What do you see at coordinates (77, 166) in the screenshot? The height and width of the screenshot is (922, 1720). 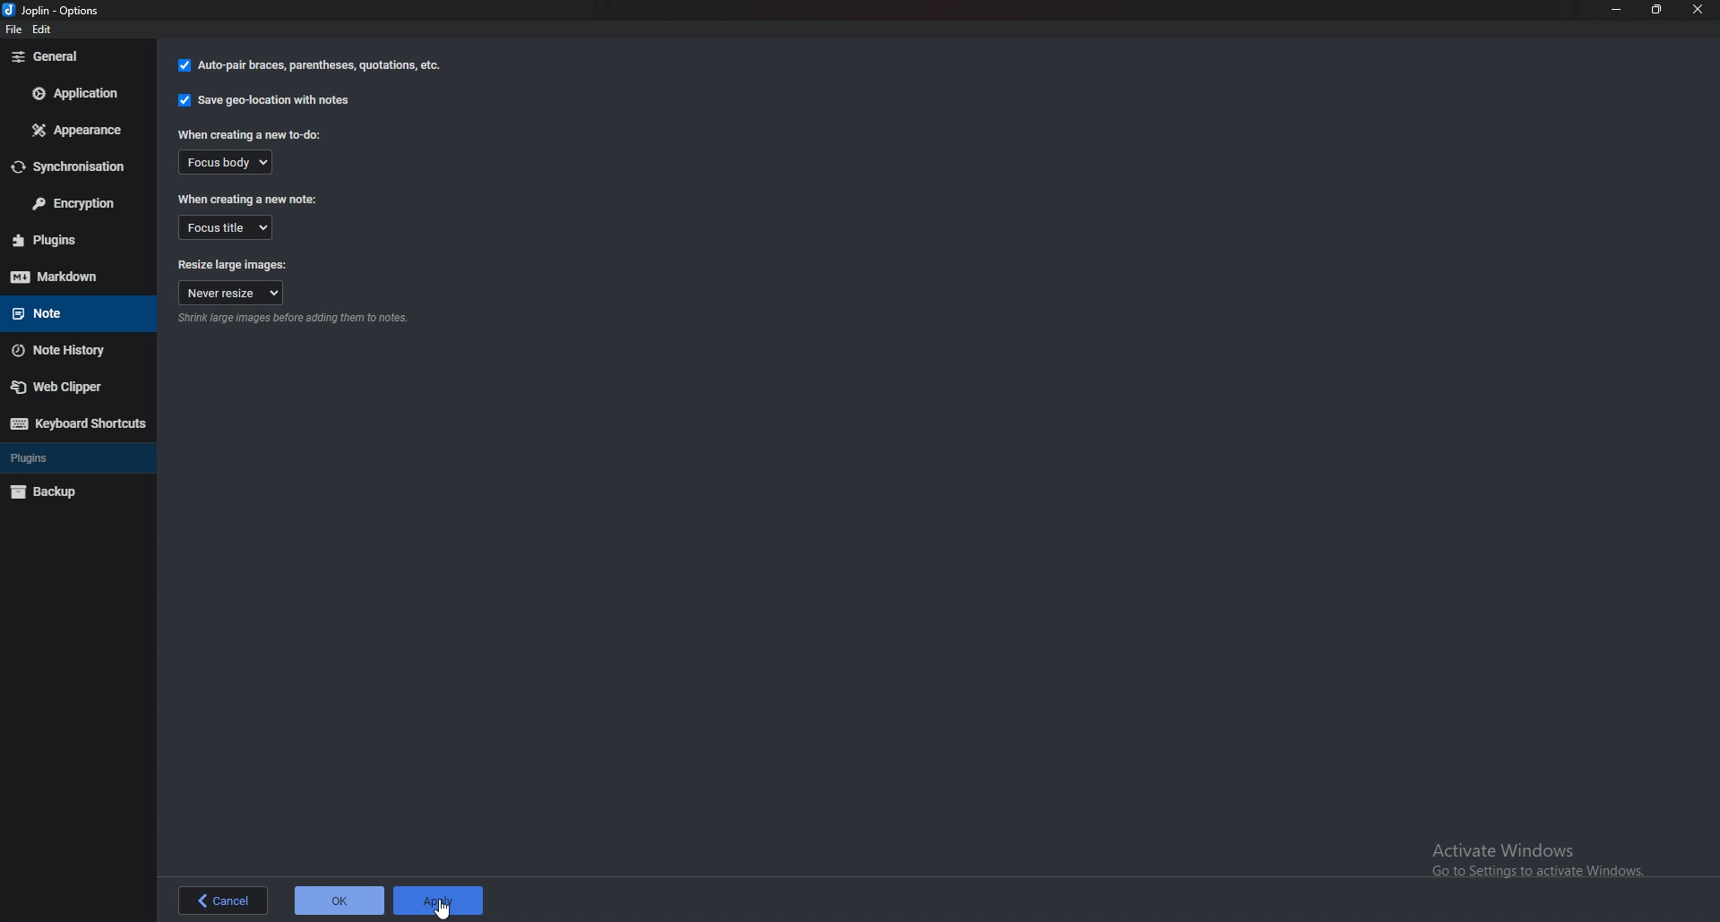 I see `Synchronization` at bounding box center [77, 166].